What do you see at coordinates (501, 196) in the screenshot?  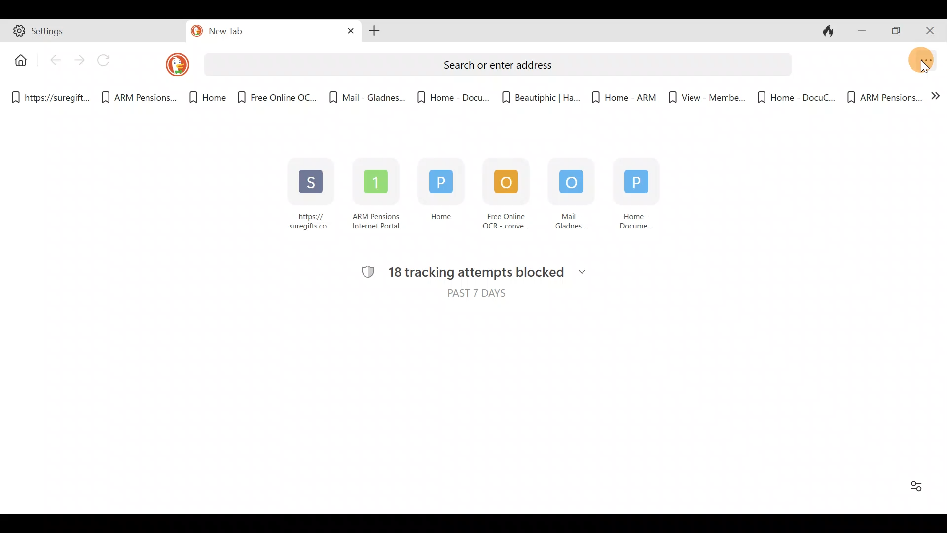 I see `Free Online
OCR - conve...` at bounding box center [501, 196].